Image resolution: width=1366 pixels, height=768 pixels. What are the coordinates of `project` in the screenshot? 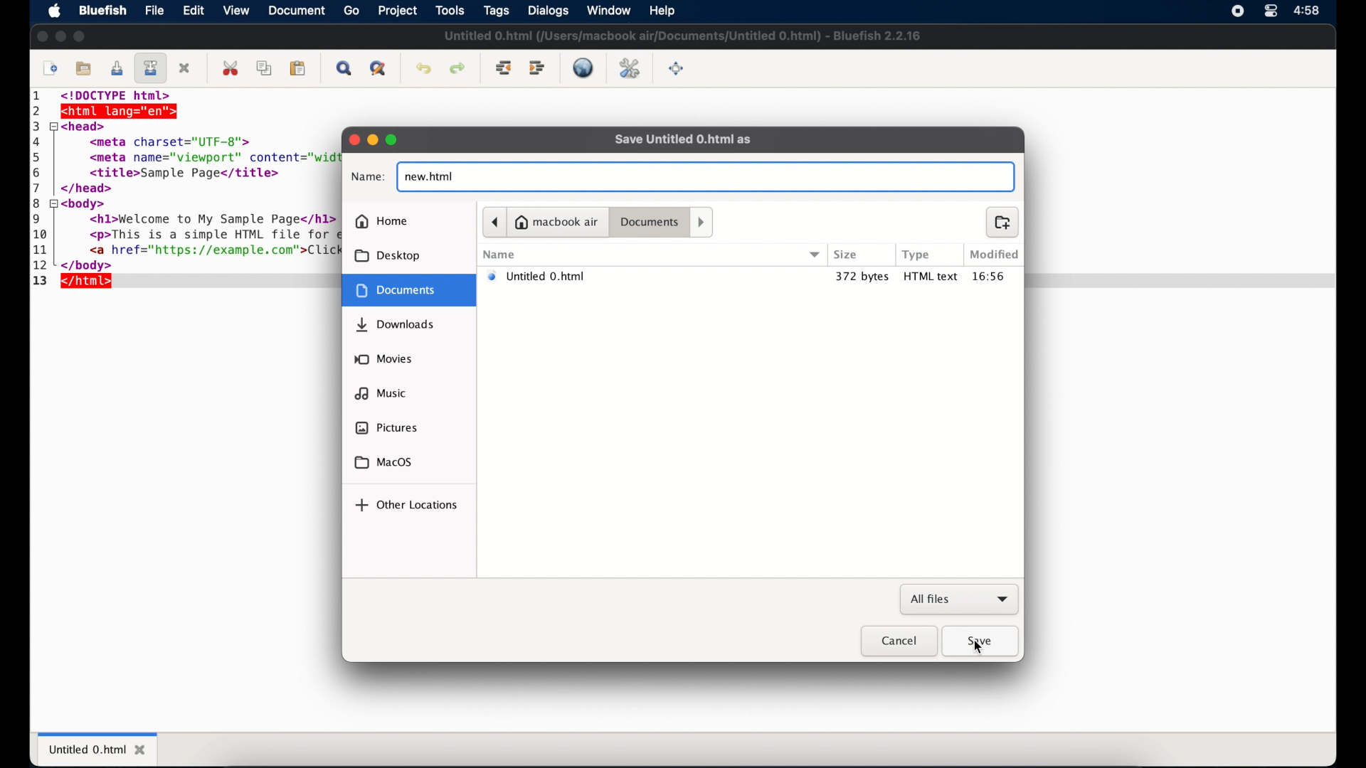 It's located at (399, 11).